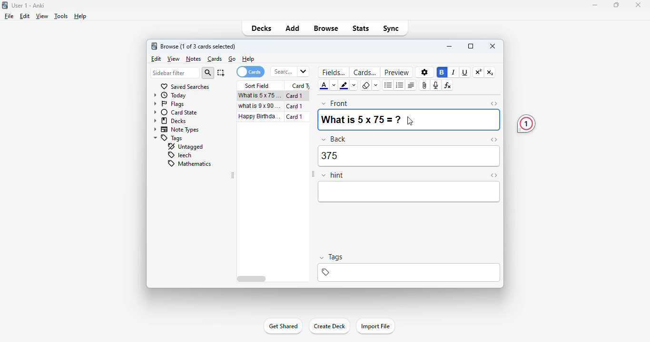 This screenshot has height=342, width=650. I want to click on help, so click(80, 17).